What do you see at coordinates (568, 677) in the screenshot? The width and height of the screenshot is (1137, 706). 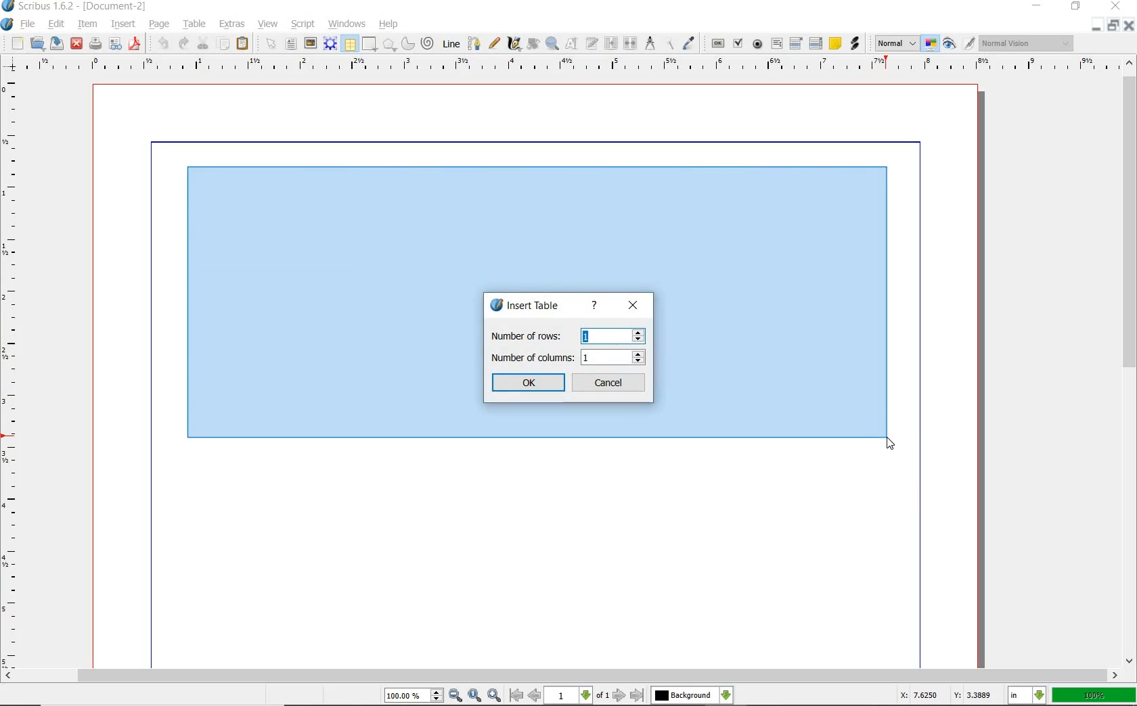 I see `scrollbar` at bounding box center [568, 677].